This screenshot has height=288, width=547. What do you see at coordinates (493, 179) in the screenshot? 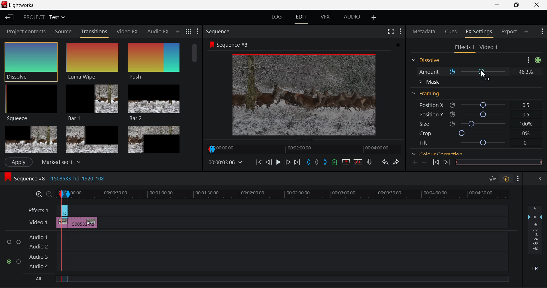
I see `Toggle Audio Level Editing` at bounding box center [493, 179].